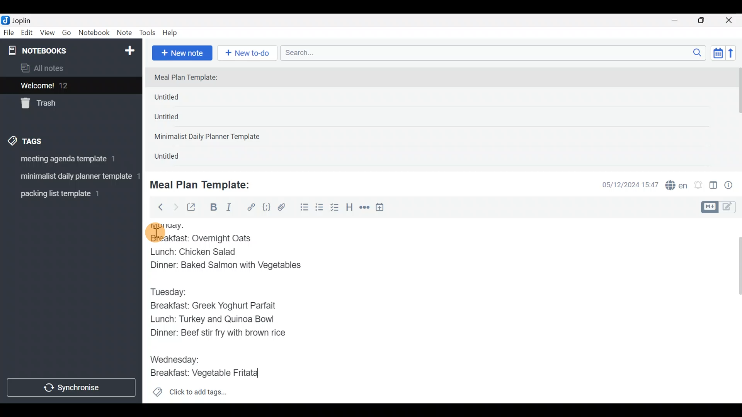 The width and height of the screenshot is (742, 417). I want to click on Insert time, so click(383, 208).